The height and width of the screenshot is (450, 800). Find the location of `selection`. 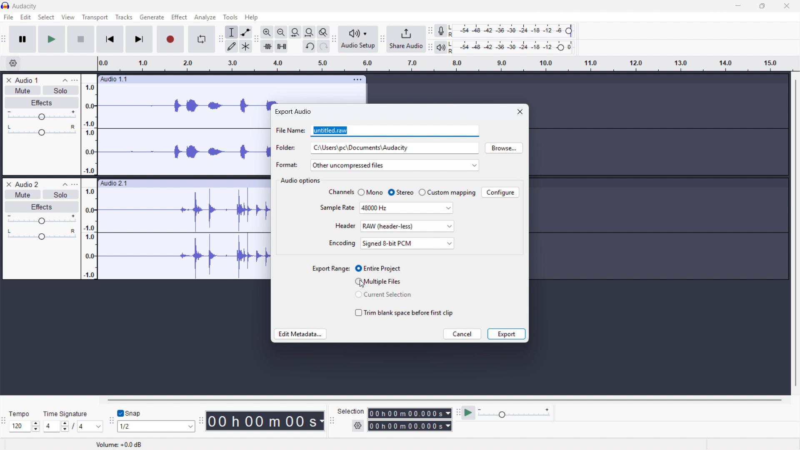

selection is located at coordinates (352, 411).